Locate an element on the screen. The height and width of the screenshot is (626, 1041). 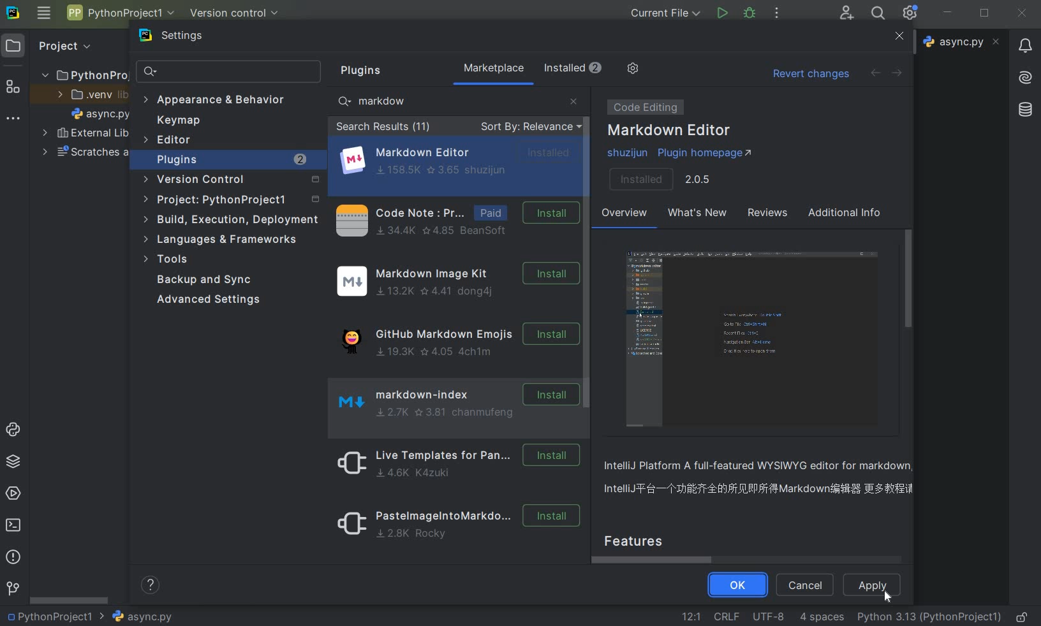
file name is located at coordinates (961, 42).